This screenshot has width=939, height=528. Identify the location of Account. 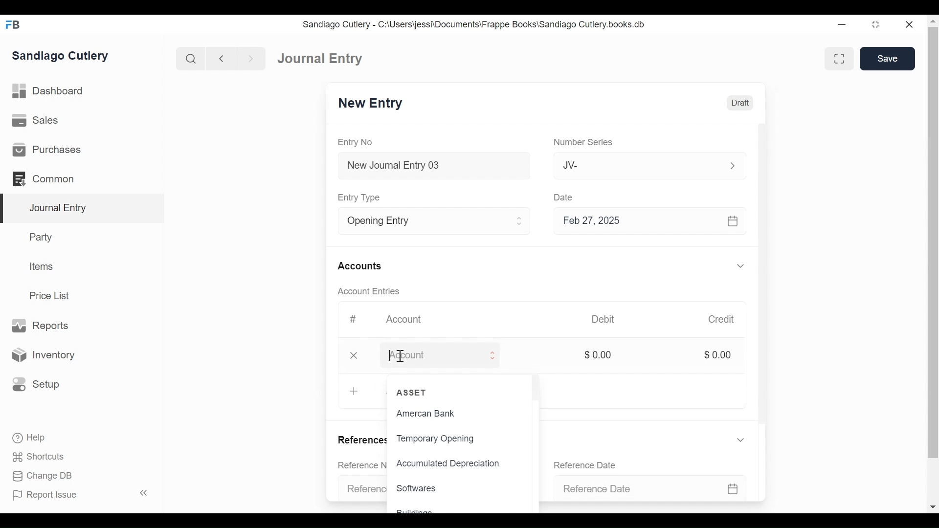
(431, 354).